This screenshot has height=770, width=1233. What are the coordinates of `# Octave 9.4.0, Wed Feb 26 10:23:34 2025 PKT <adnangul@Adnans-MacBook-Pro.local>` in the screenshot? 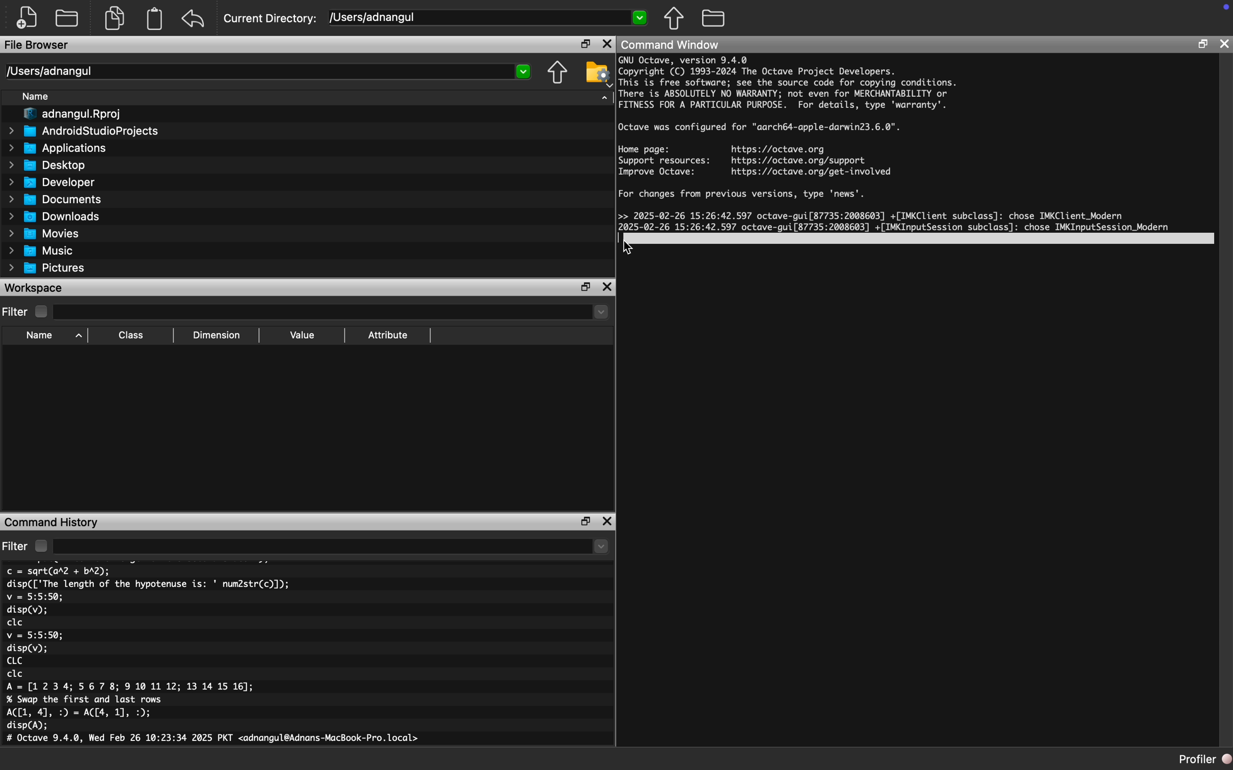 It's located at (216, 740).